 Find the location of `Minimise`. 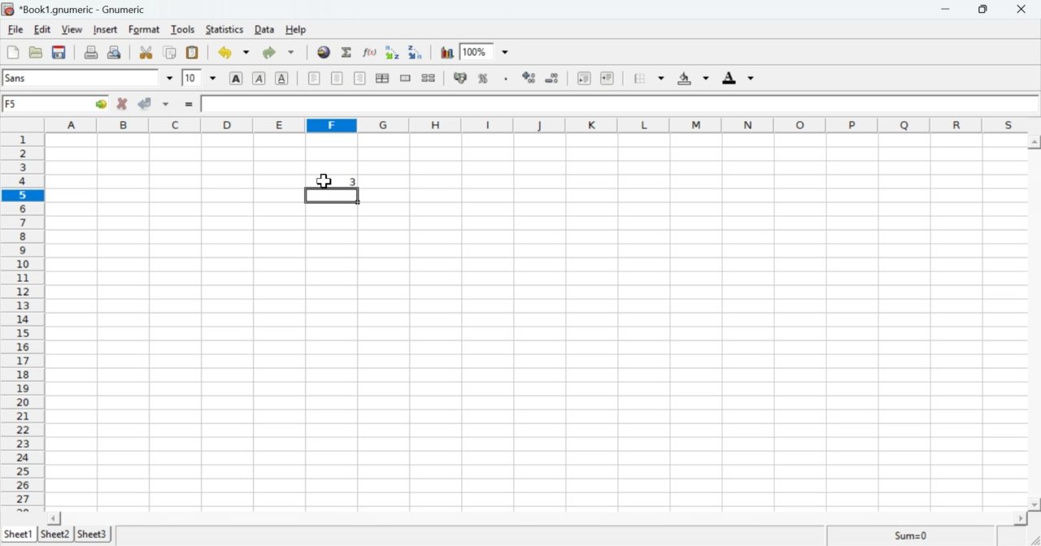

Minimise is located at coordinates (943, 10).